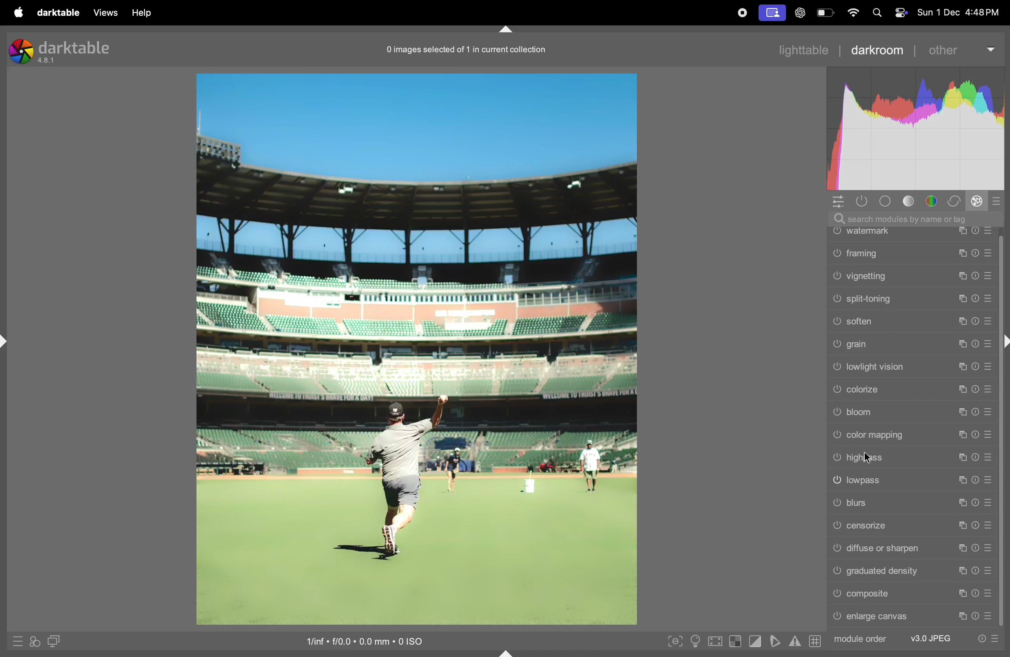 The image size is (1010, 657). What do you see at coordinates (14, 642) in the screenshot?
I see `quick acess presets` at bounding box center [14, 642].